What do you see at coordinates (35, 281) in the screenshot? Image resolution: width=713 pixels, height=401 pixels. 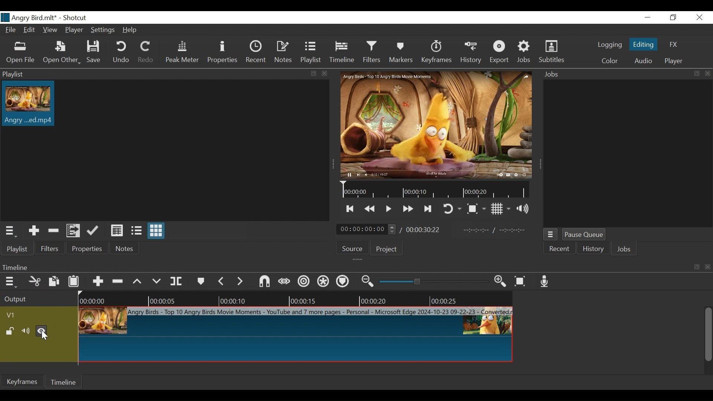 I see `Cut` at bounding box center [35, 281].